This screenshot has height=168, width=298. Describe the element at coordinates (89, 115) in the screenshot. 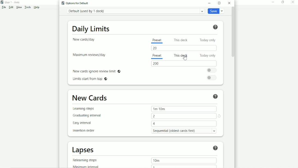

I see `Graduating interval` at that location.